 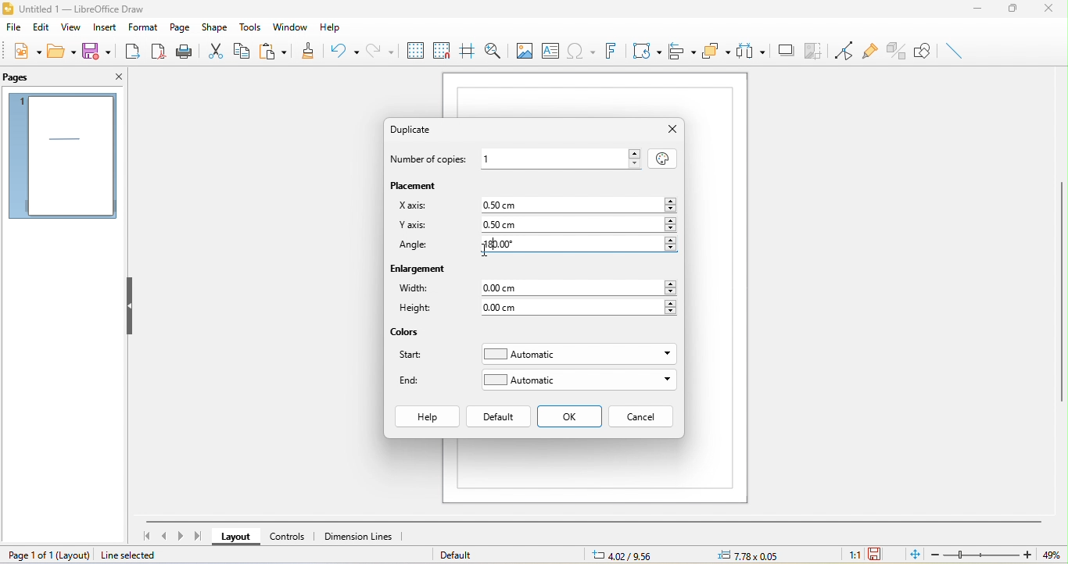 What do you see at coordinates (381, 49) in the screenshot?
I see `redo` at bounding box center [381, 49].